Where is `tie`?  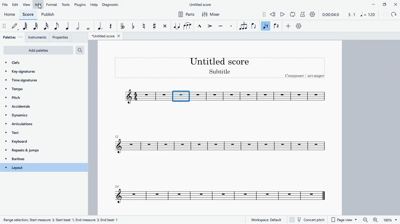 tie is located at coordinates (177, 26).